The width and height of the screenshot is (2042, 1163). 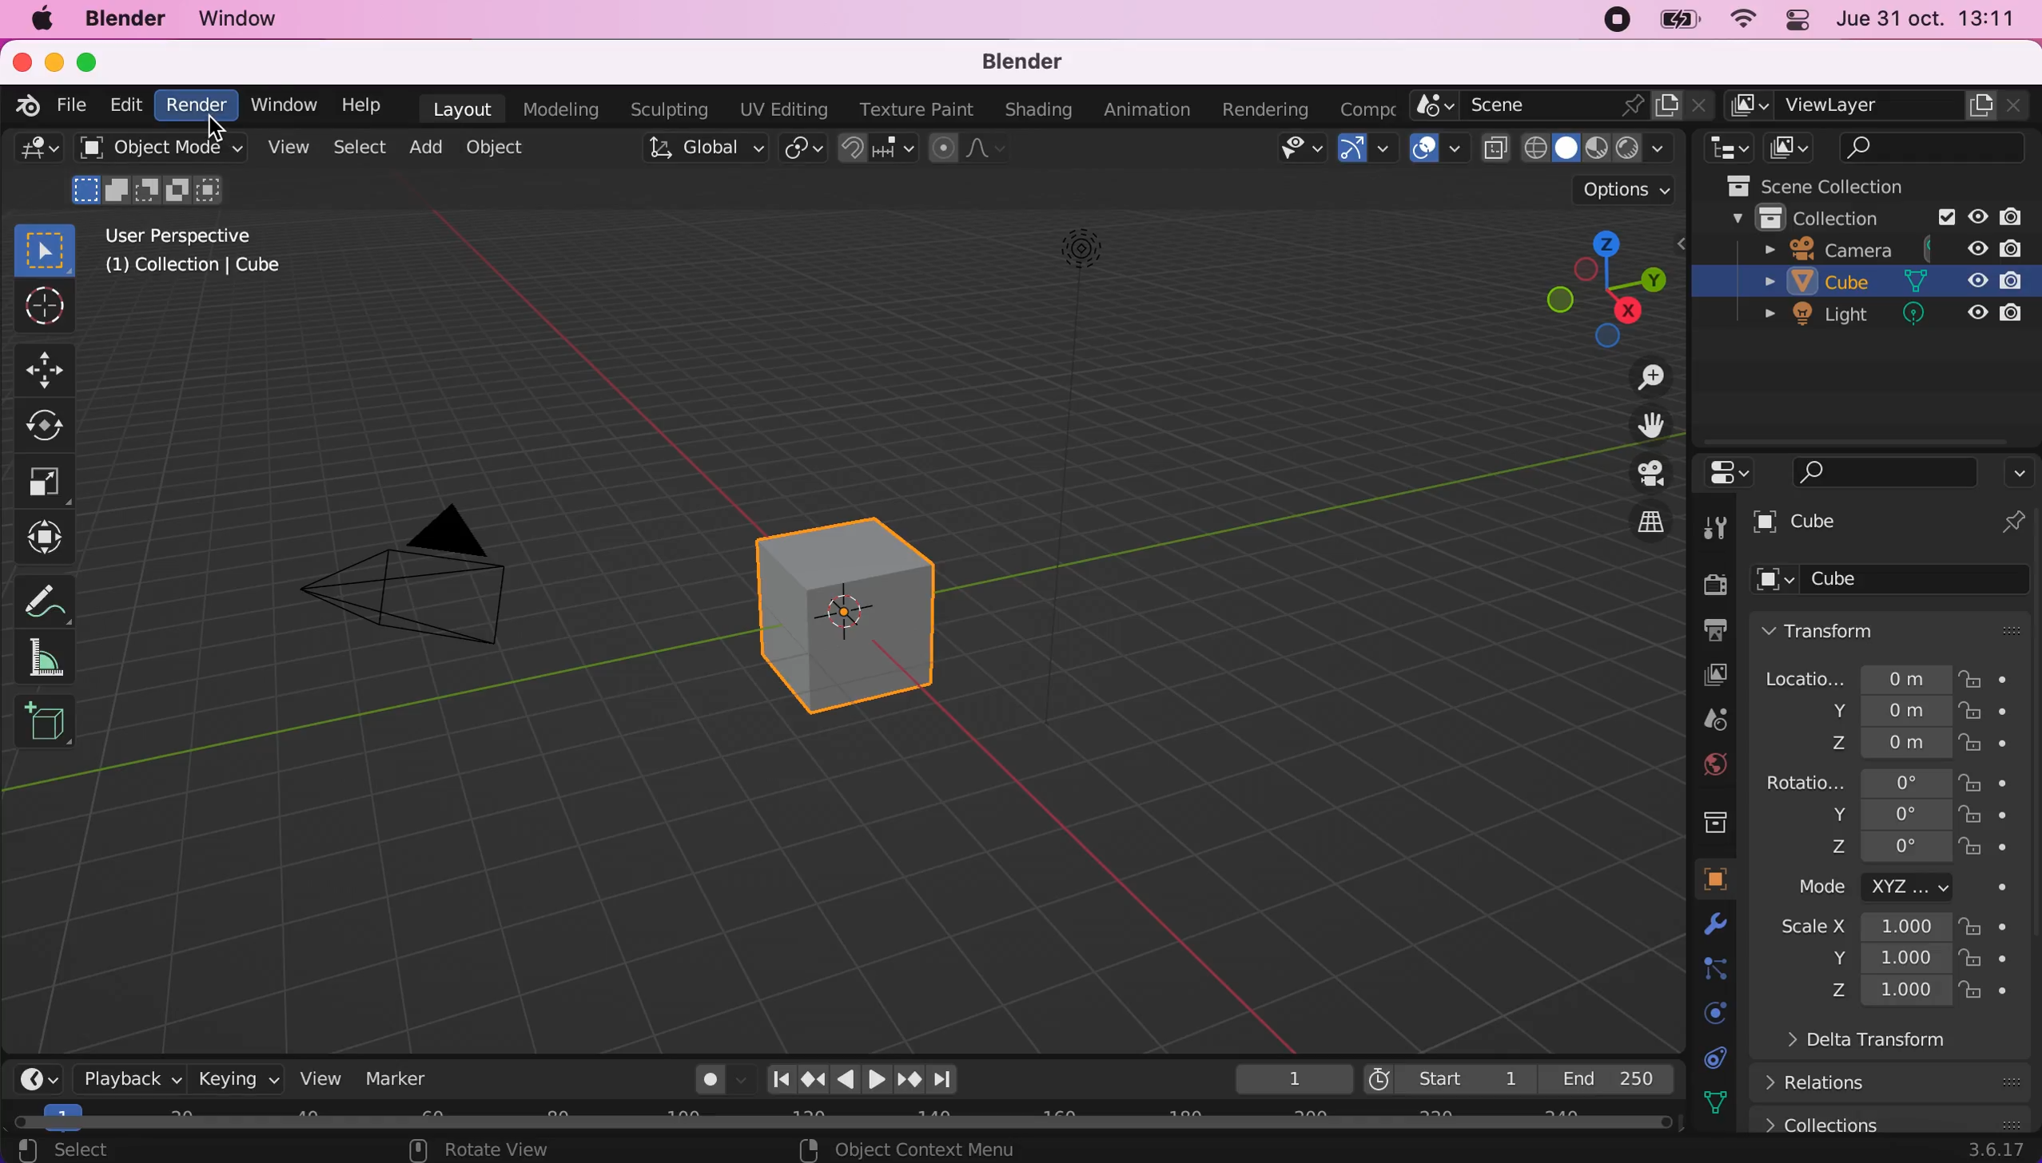 I want to click on shading, so click(x=1037, y=110).